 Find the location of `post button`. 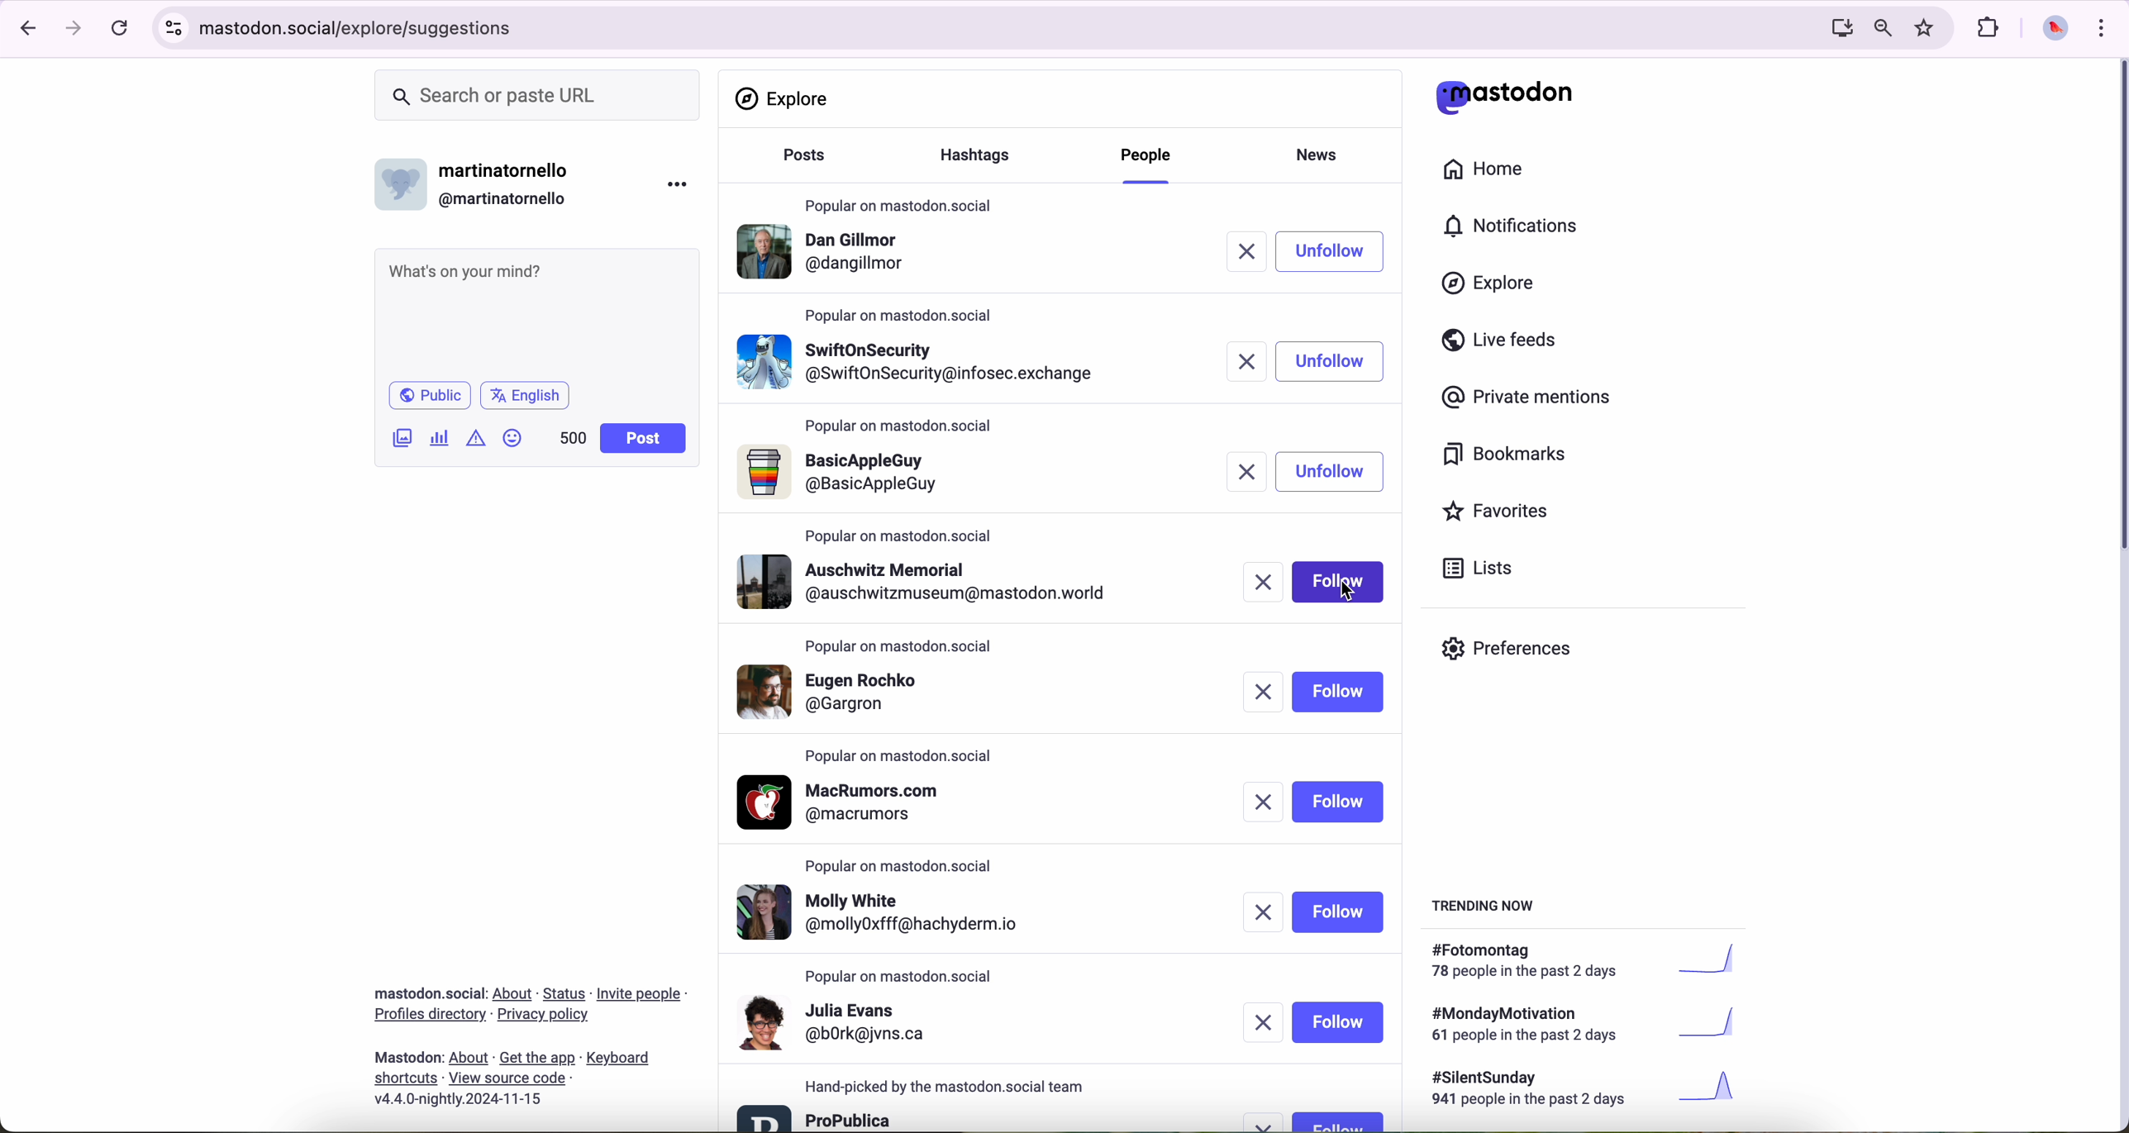

post button is located at coordinates (644, 439).